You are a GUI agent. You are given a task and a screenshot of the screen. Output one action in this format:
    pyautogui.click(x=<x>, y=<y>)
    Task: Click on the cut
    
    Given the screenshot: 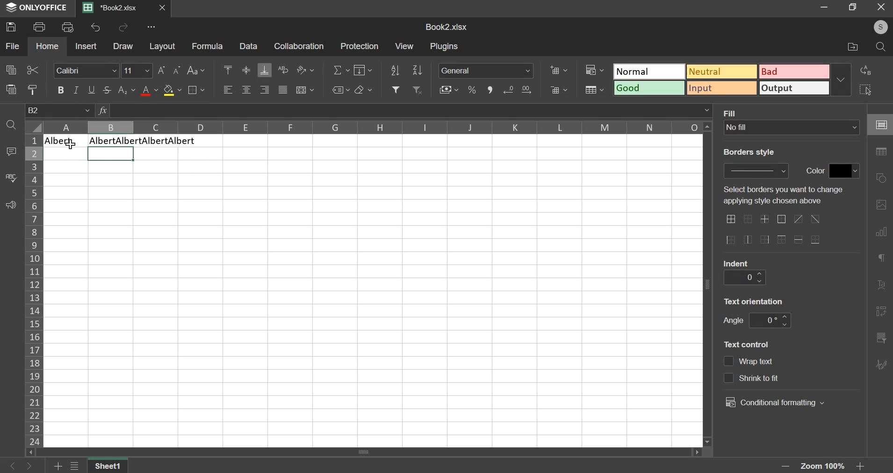 What is the action you would take?
    pyautogui.click(x=32, y=69)
    